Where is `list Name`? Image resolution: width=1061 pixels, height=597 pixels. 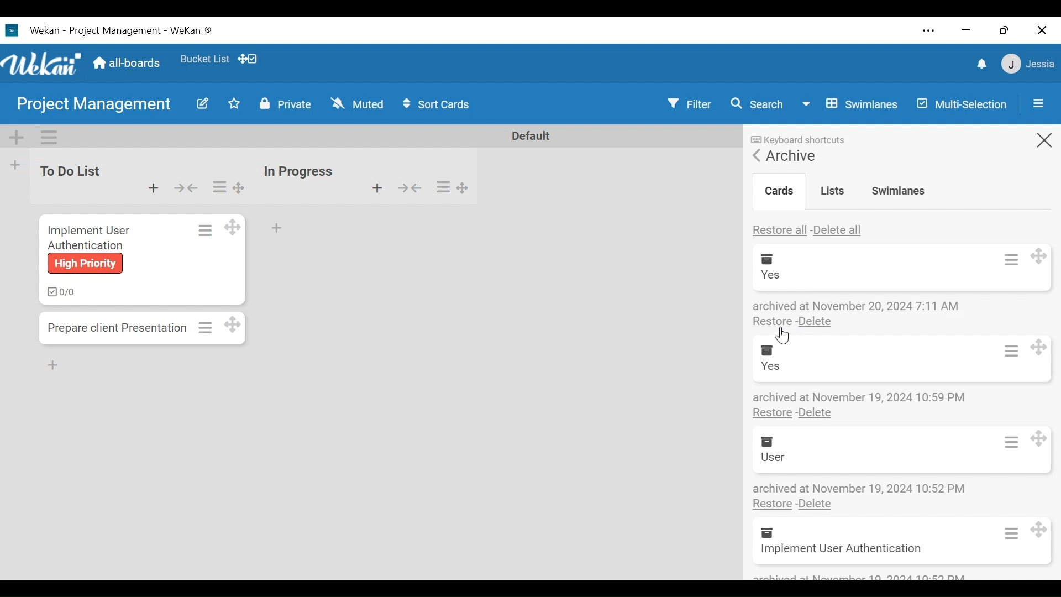
list Name is located at coordinates (297, 171).